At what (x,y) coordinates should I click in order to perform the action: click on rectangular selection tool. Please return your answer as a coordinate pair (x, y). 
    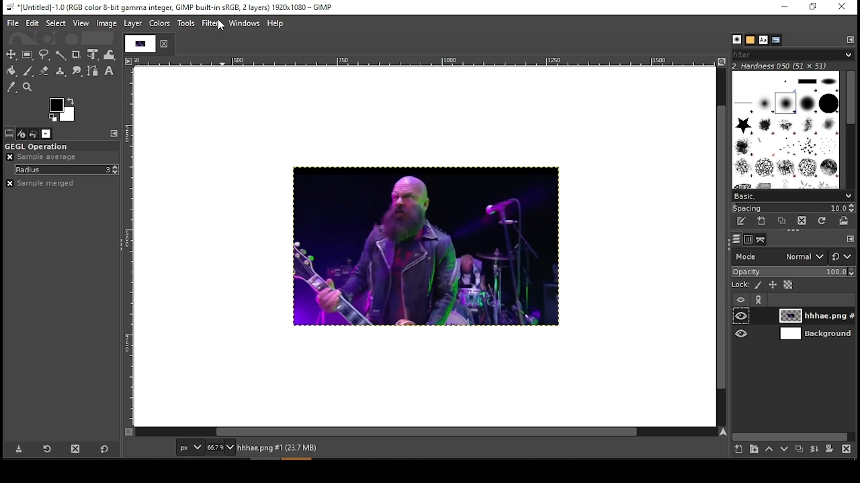
    Looking at the image, I should click on (27, 54).